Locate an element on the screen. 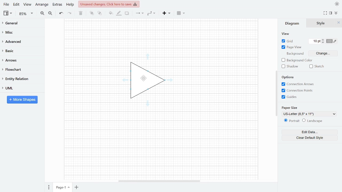  Theme is located at coordinates (336, 3).